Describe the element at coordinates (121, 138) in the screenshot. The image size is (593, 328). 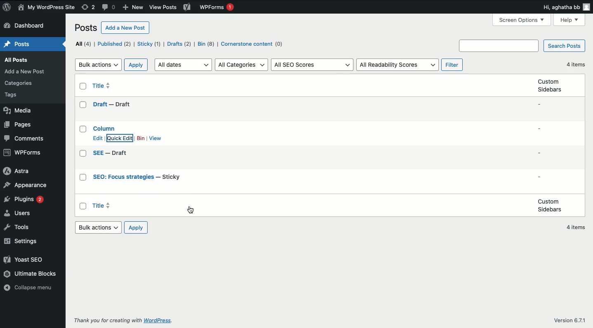
I see `Quick edit` at that location.